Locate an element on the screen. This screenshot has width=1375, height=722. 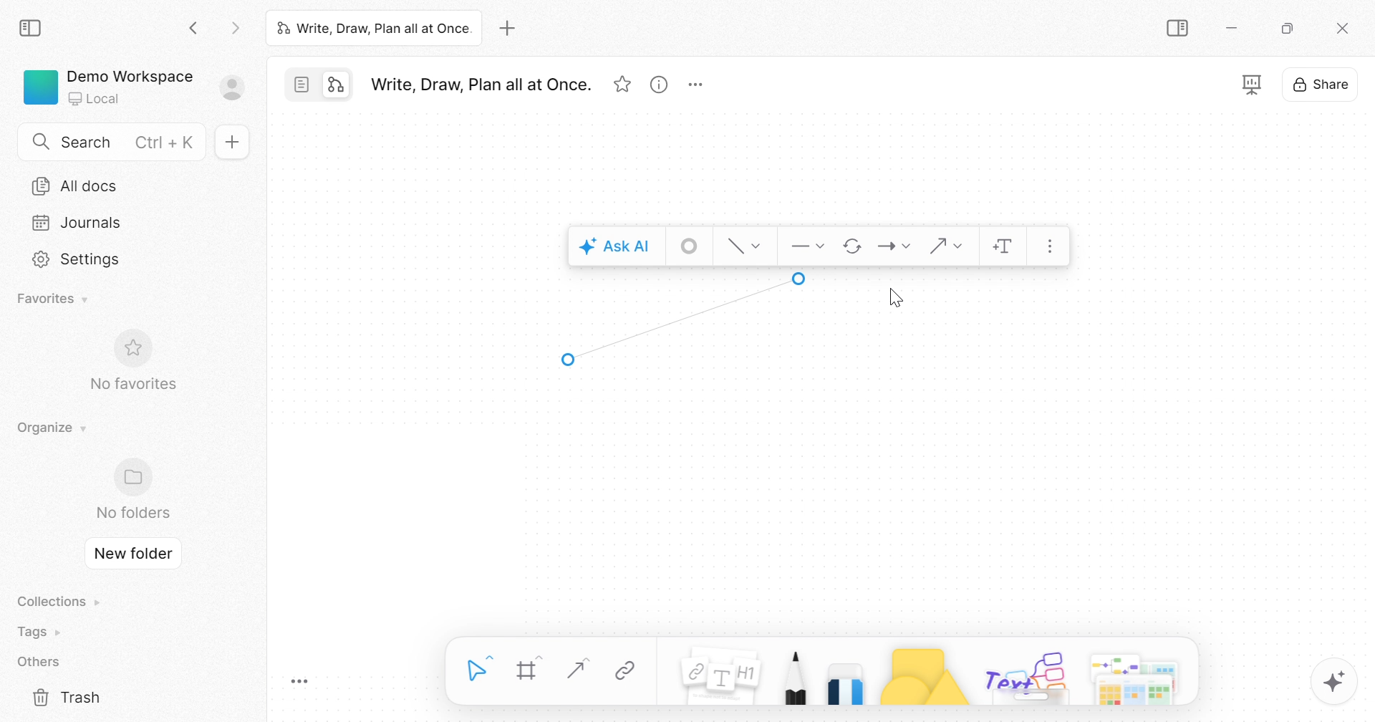
Settings is located at coordinates (77, 259).